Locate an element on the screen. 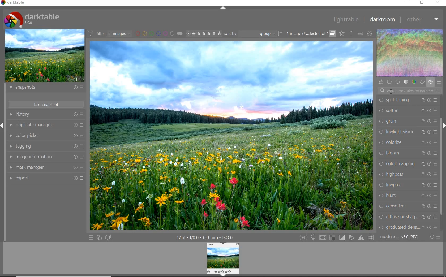 The width and height of the screenshot is (446, 277). minimize is located at coordinates (407, 3).